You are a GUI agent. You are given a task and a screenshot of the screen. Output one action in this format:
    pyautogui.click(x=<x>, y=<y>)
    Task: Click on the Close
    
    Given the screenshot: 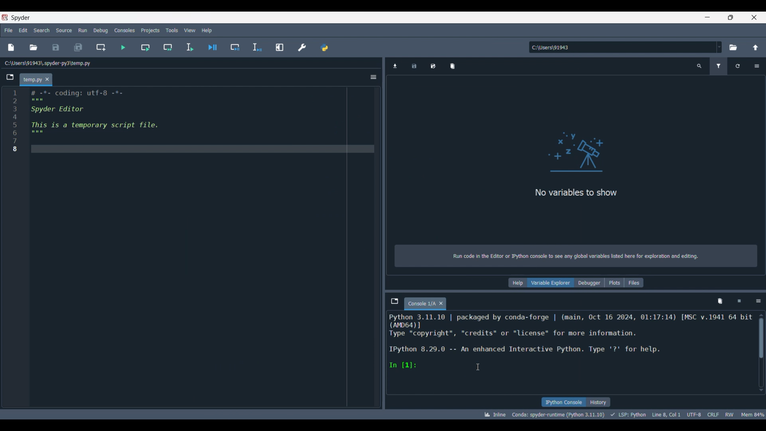 What is the action you would take?
    pyautogui.click(x=754, y=17)
    